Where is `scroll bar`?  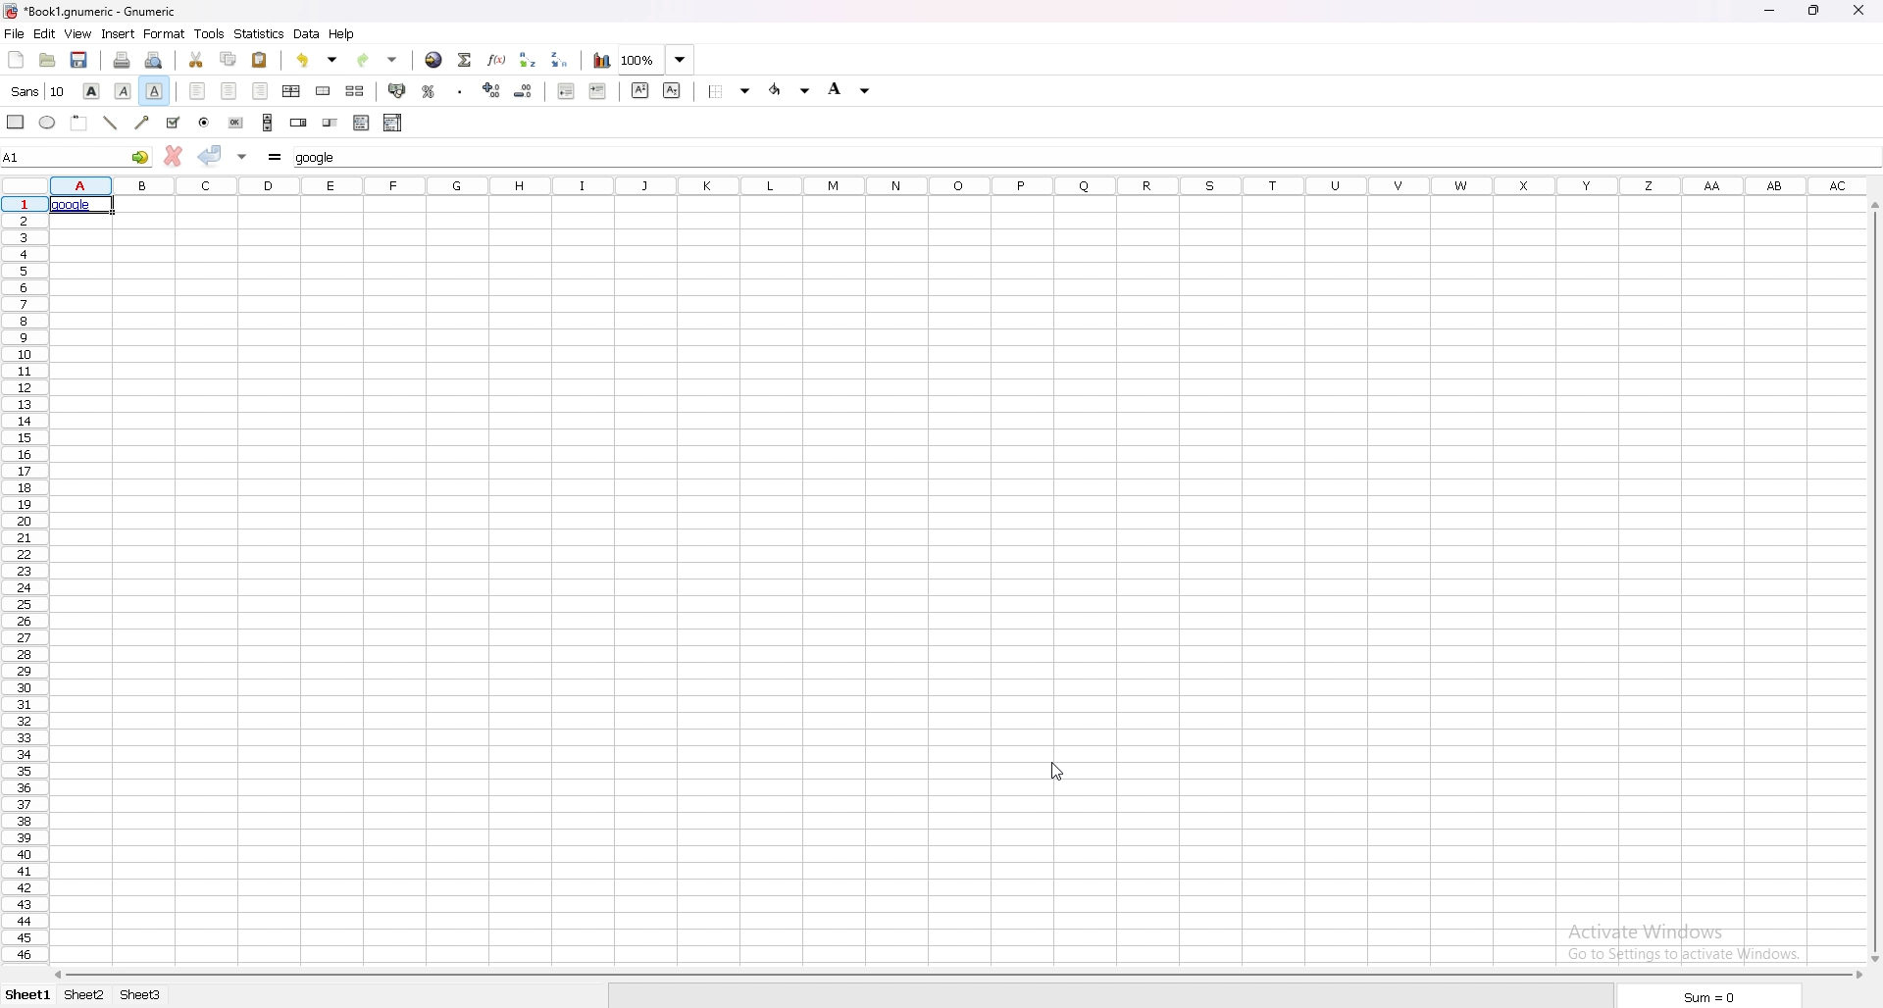
scroll bar is located at coordinates (956, 975).